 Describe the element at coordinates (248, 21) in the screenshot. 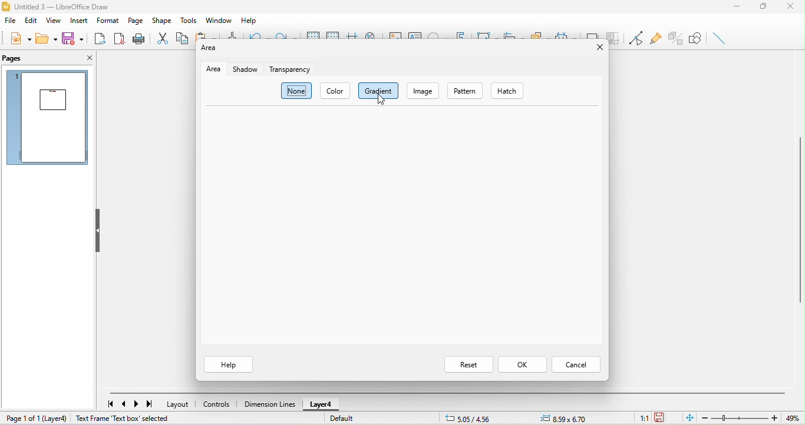

I see `help` at that location.